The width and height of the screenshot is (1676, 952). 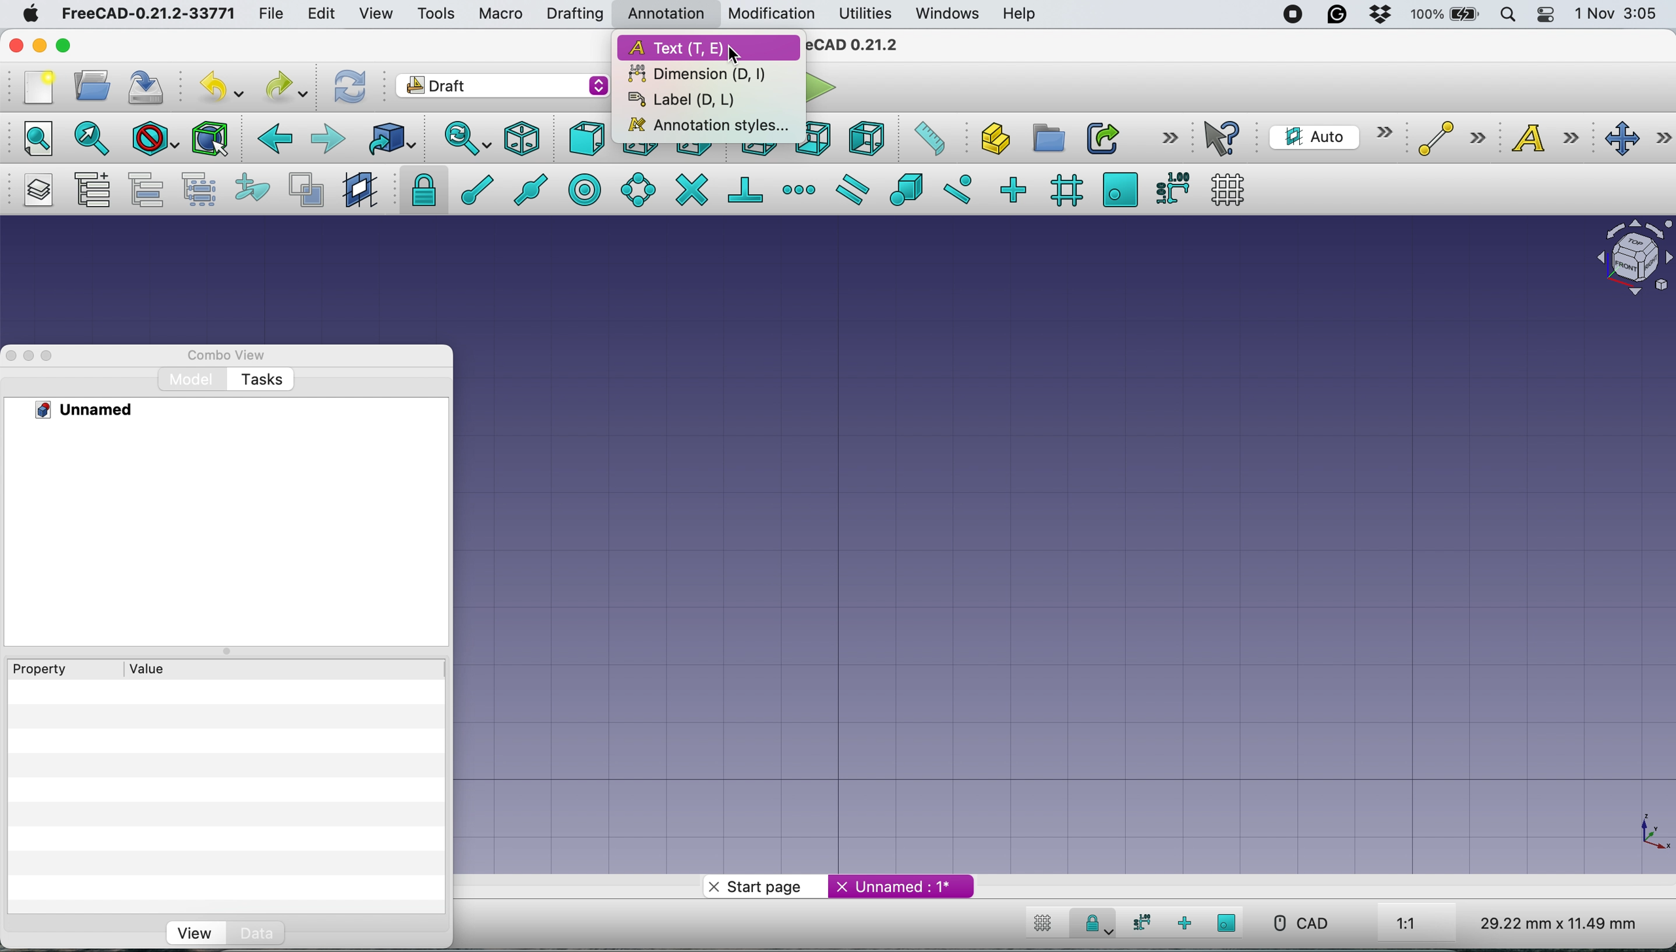 What do you see at coordinates (498, 13) in the screenshot?
I see `macro` at bounding box center [498, 13].